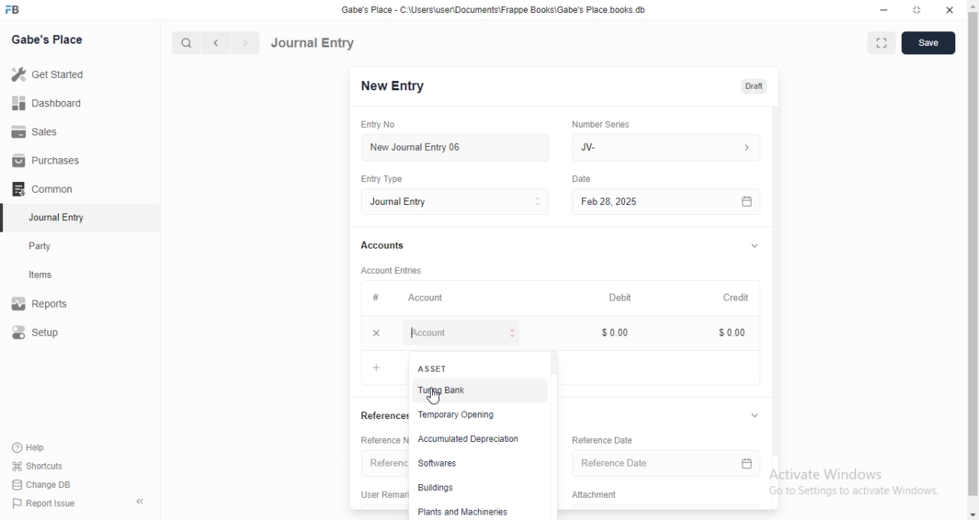 The image size is (979, 520). I want to click on Attachment, so click(603, 496).